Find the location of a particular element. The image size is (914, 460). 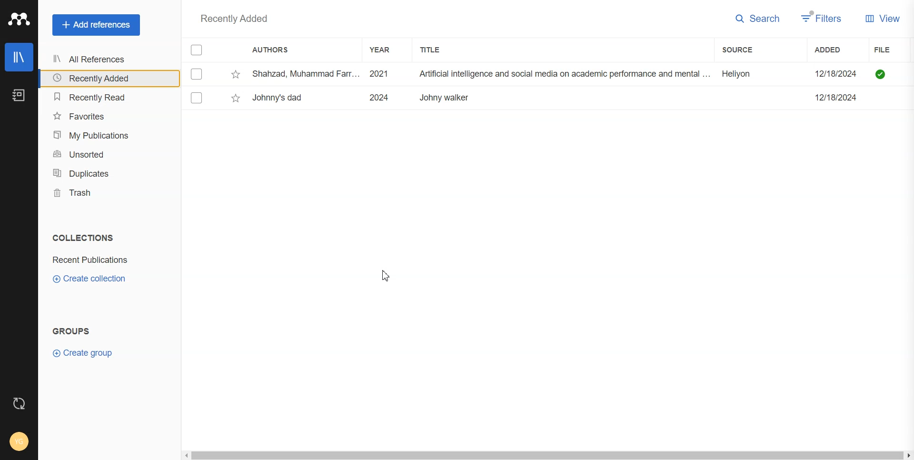

Duplicates is located at coordinates (106, 173).